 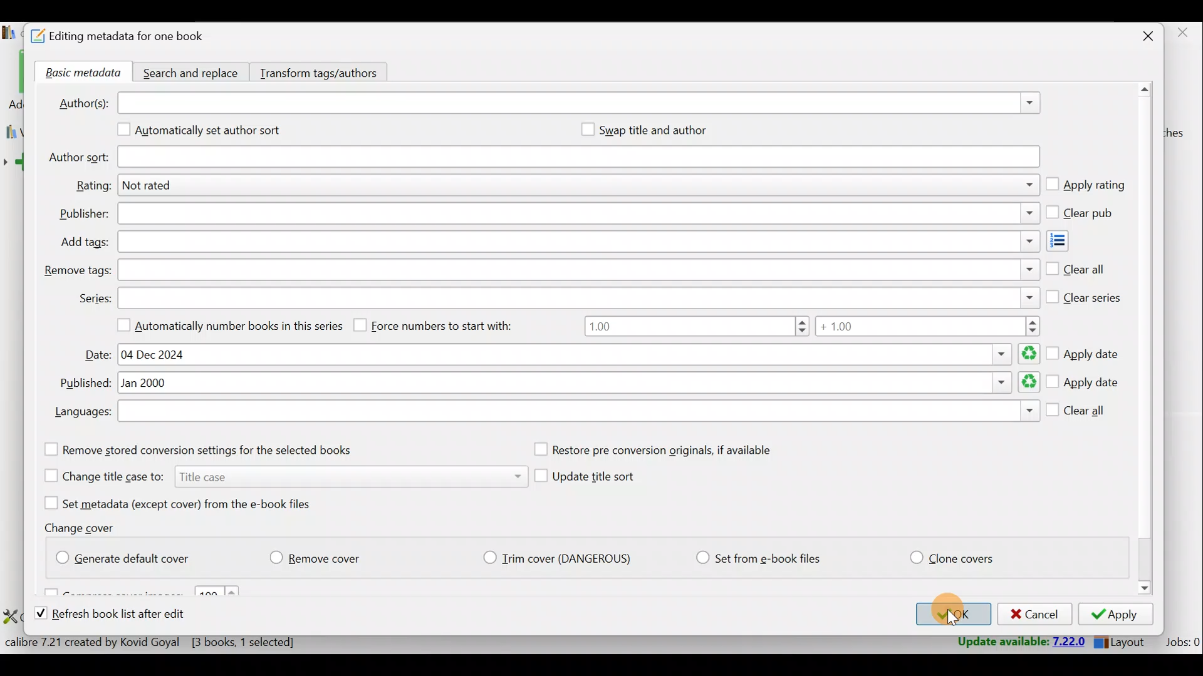 What do you see at coordinates (129, 556) in the screenshot?
I see `Generate default cover` at bounding box center [129, 556].